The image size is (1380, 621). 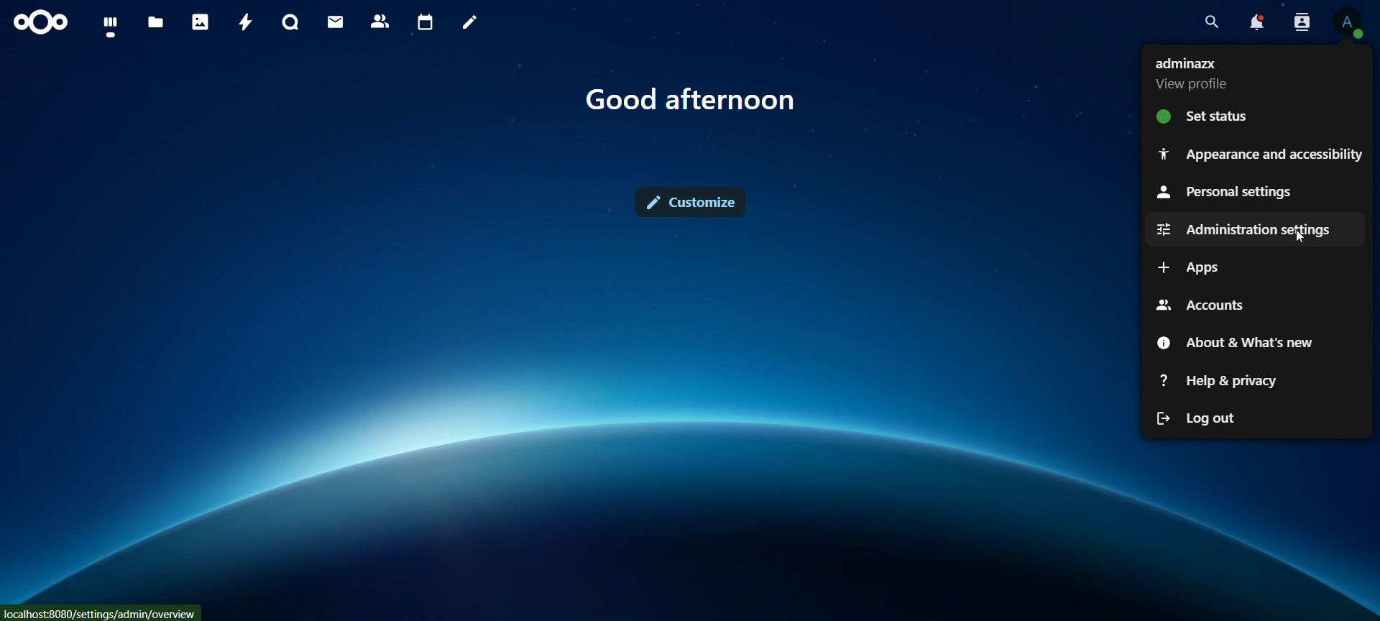 I want to click on talk, so click(x=290, y=21).